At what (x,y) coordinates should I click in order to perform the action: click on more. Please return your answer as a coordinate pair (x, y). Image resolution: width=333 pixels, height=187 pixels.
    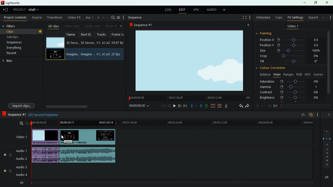
    Looking at the image, I should click on (251, 18).